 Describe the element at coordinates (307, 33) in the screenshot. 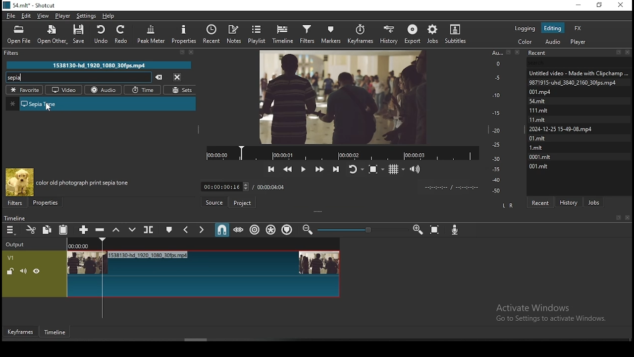

I see `filters` at that location.